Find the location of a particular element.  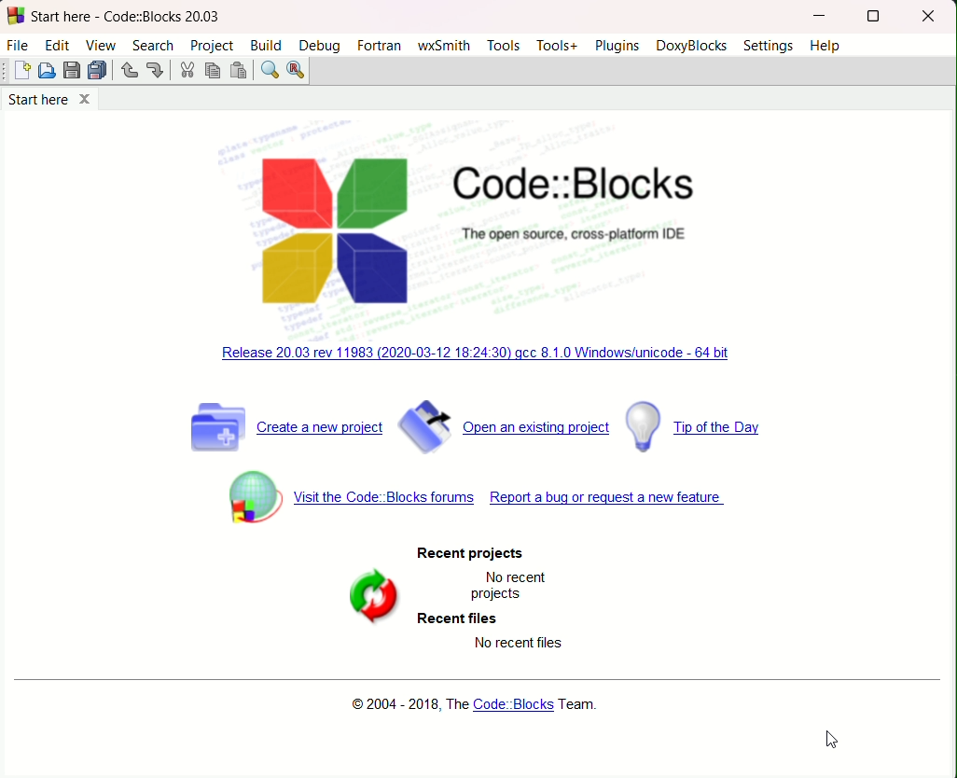

open existing is located at coordinates (507, 427).